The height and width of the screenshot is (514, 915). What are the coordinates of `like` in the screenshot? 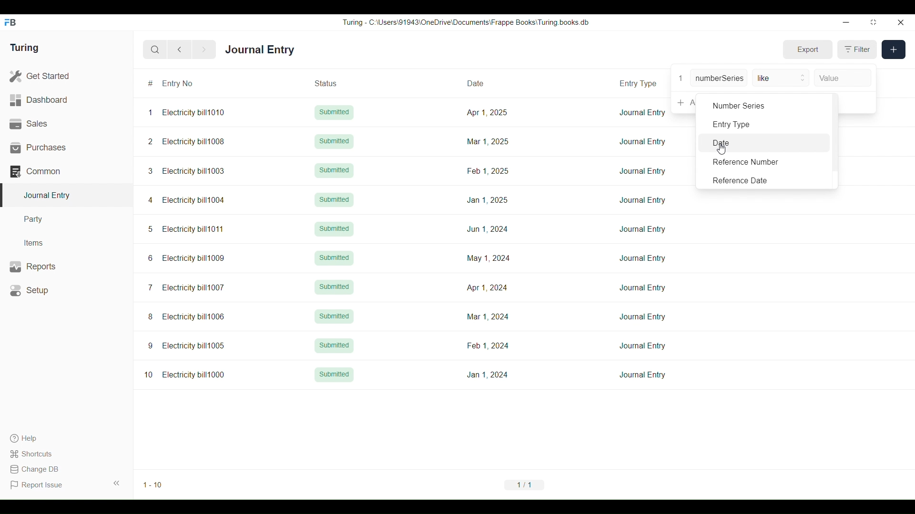 It's located at (781, 78).